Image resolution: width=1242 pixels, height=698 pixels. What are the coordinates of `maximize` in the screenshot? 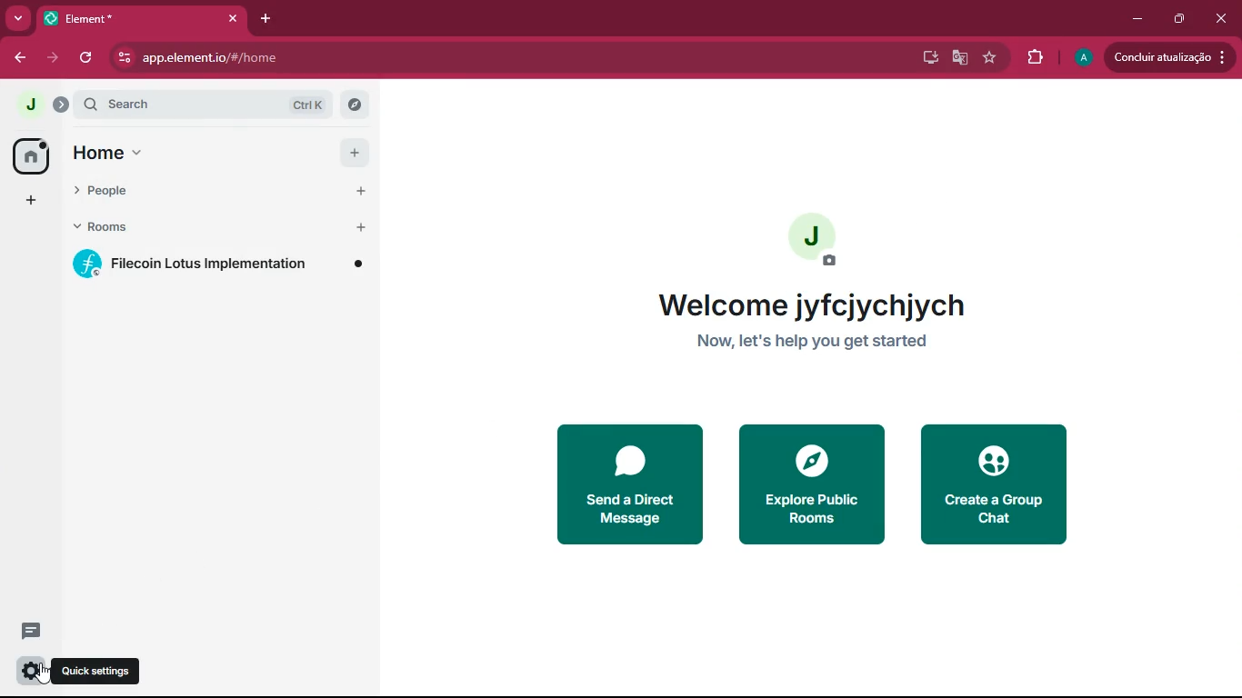 It's located at (1177, 17).